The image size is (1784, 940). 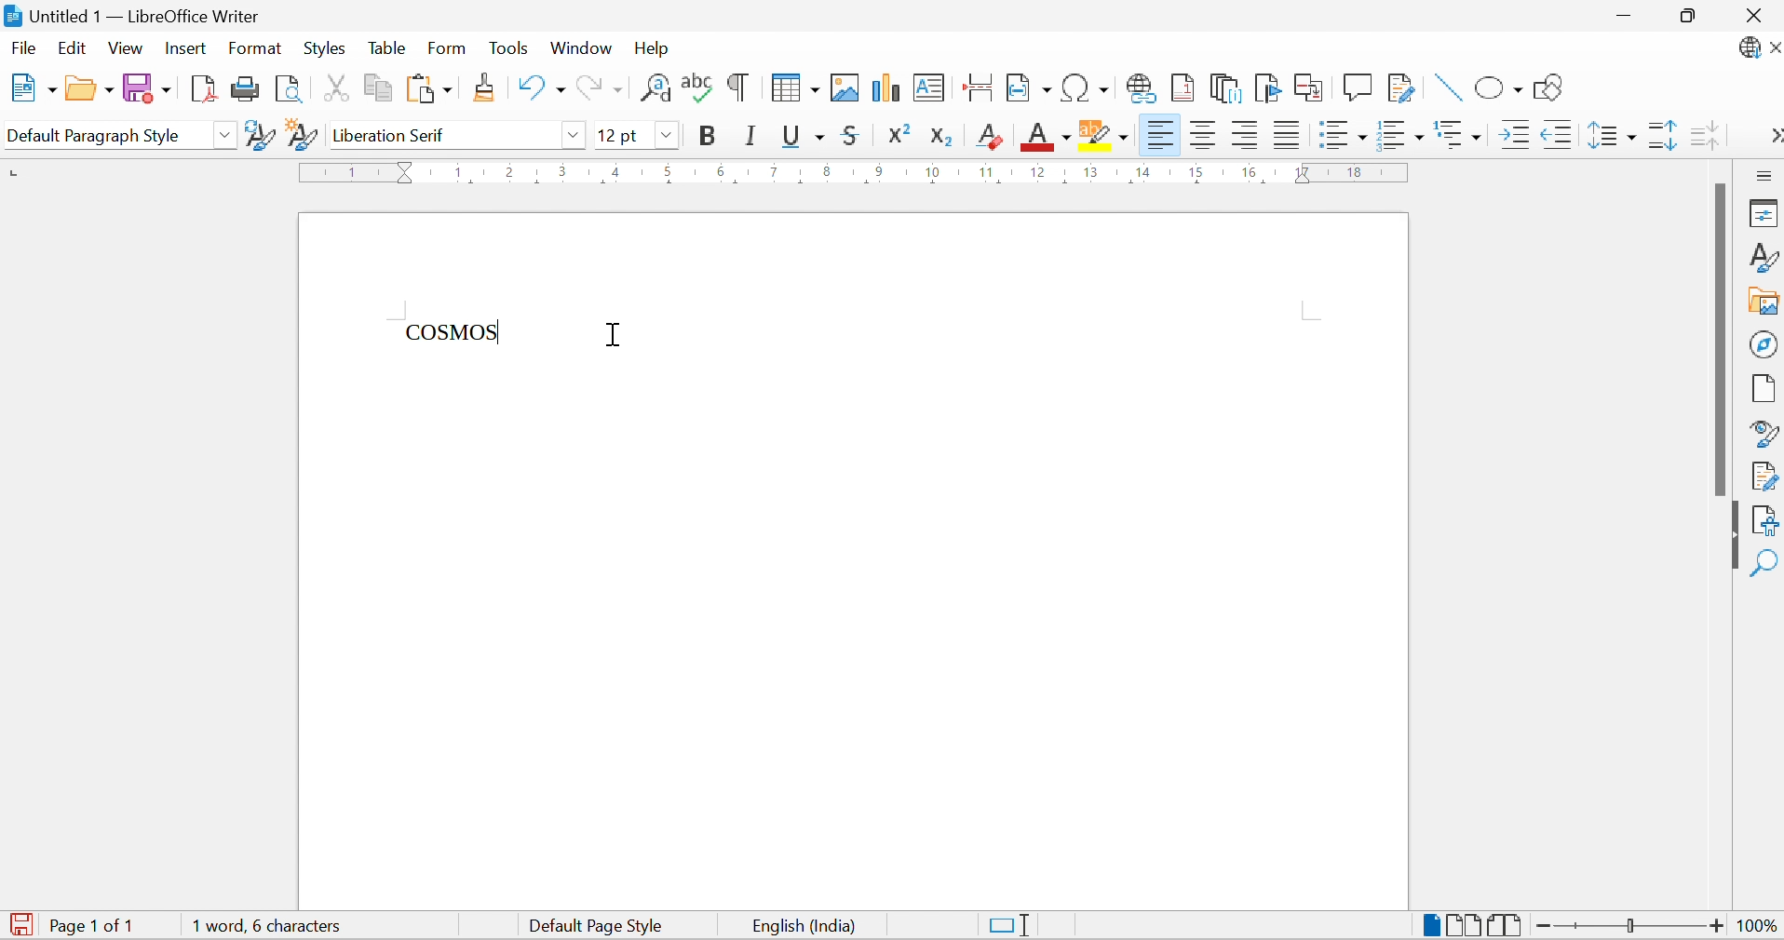 I want to click on More, so click(x=1771, y=133).